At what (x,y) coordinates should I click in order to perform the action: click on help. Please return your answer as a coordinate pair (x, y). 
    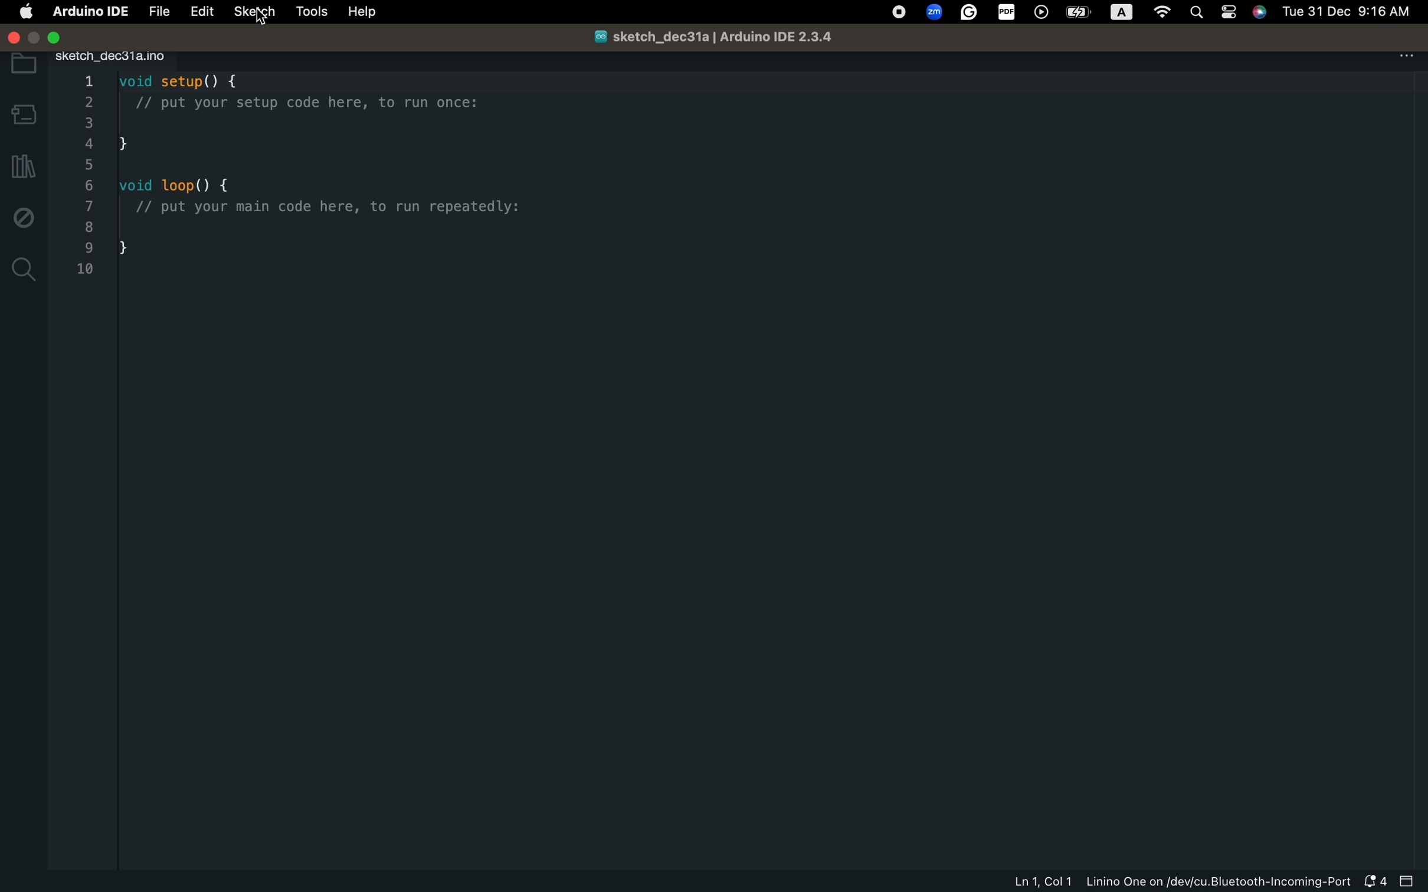
    Looking at the image, I should click on (371, 14).